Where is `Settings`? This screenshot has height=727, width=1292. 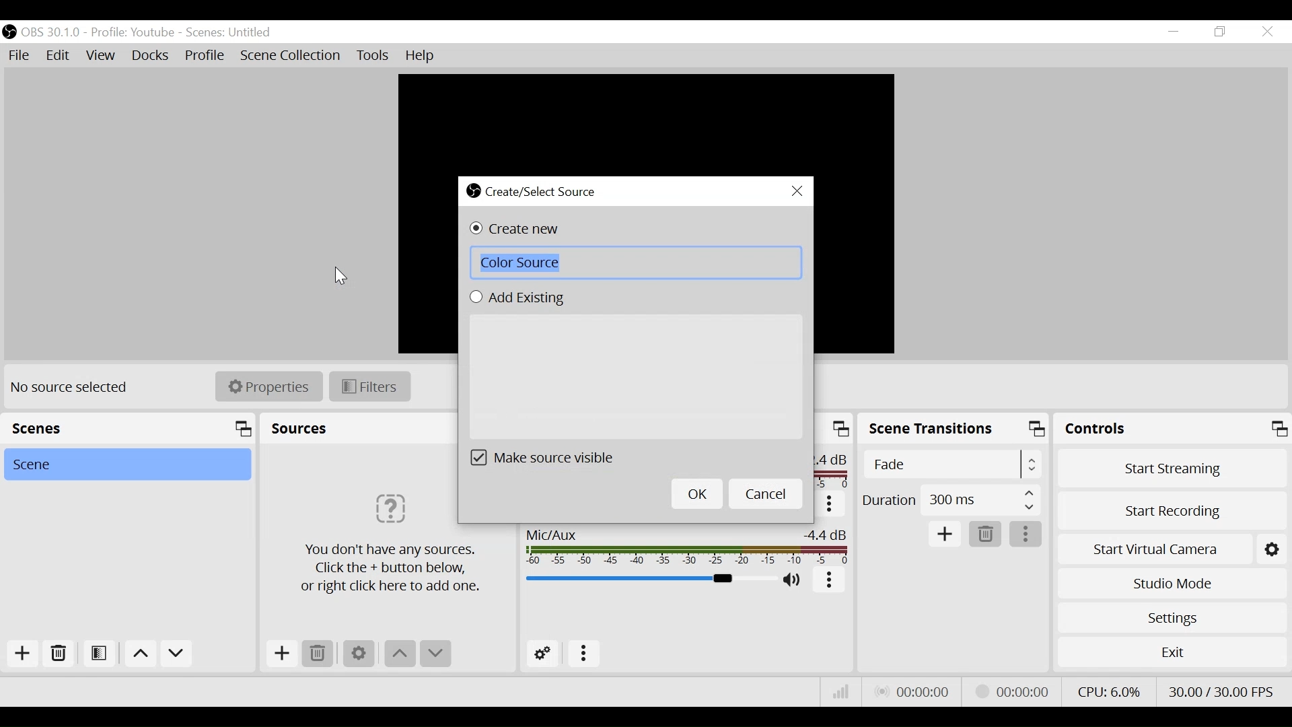 Settings is located at coordinates (1173, 618).